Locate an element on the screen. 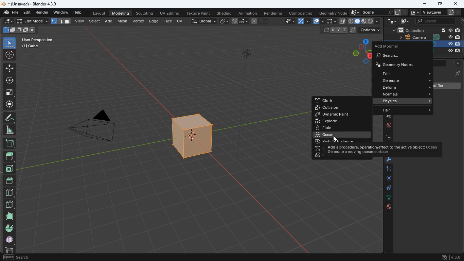  cube is located at coordinates (190, 138).